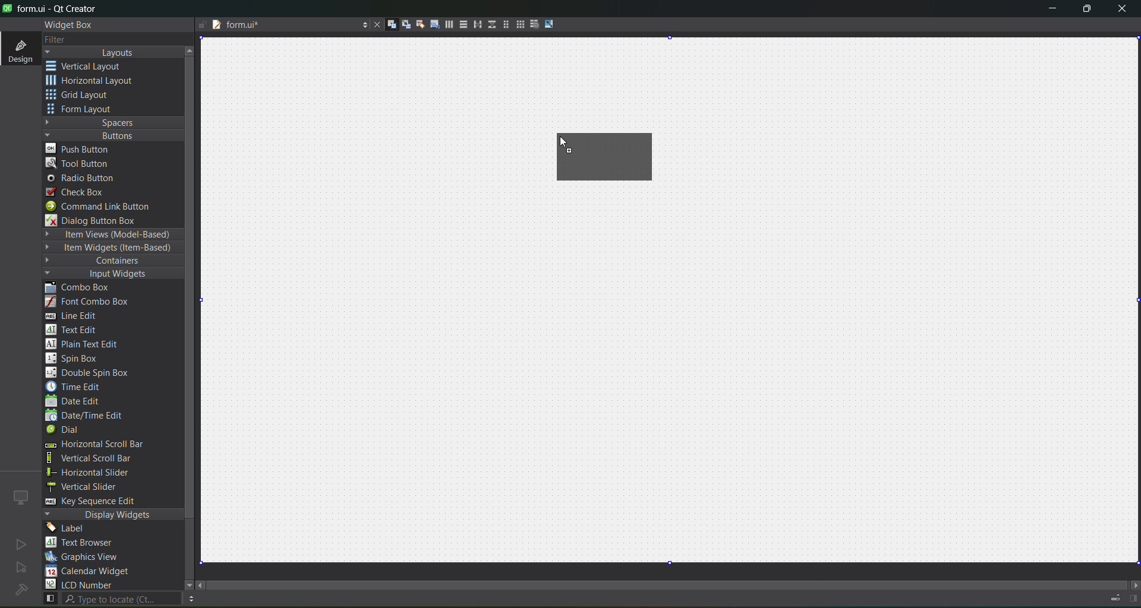 This screenshot has height=608, width=1141. I want to click on maximize, so click(1088, 11).